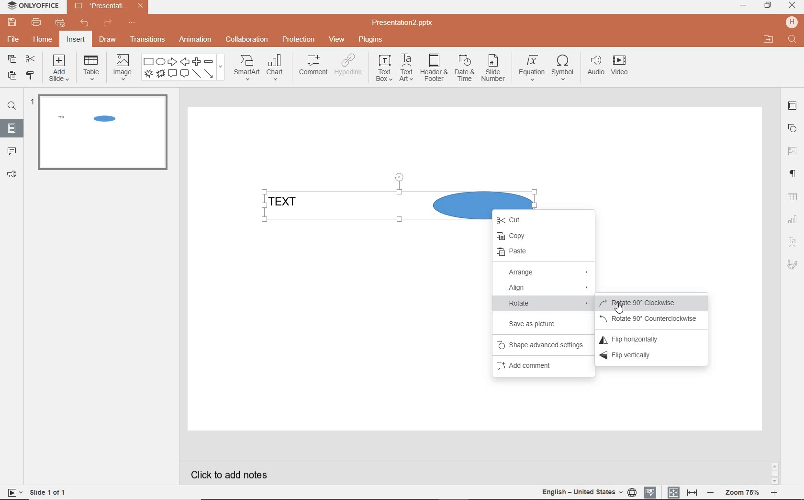  I want to click on FIT TO SLIDE / FIT TO WIDTH, so click(683, 491).